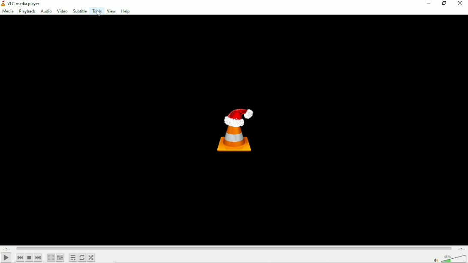 The width and height of the screenshot is (468, 263). I want to click on Media, so click(8, 12).